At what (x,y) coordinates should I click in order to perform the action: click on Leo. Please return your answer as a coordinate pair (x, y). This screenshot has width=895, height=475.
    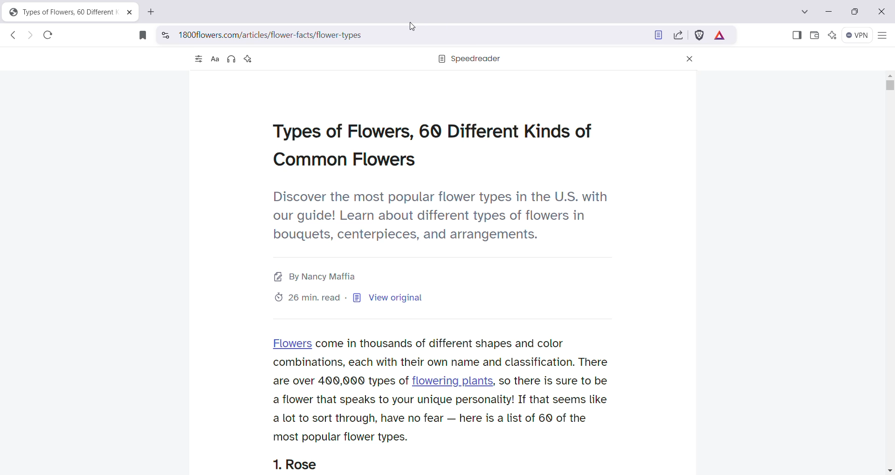
    Looking at the image, I should click on (248, 59).